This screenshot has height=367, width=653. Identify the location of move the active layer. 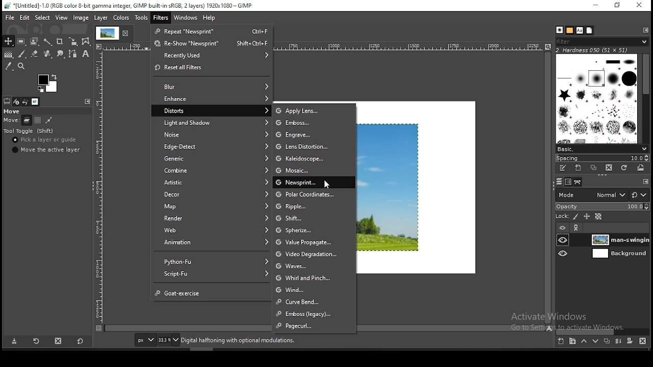
(47, 150).